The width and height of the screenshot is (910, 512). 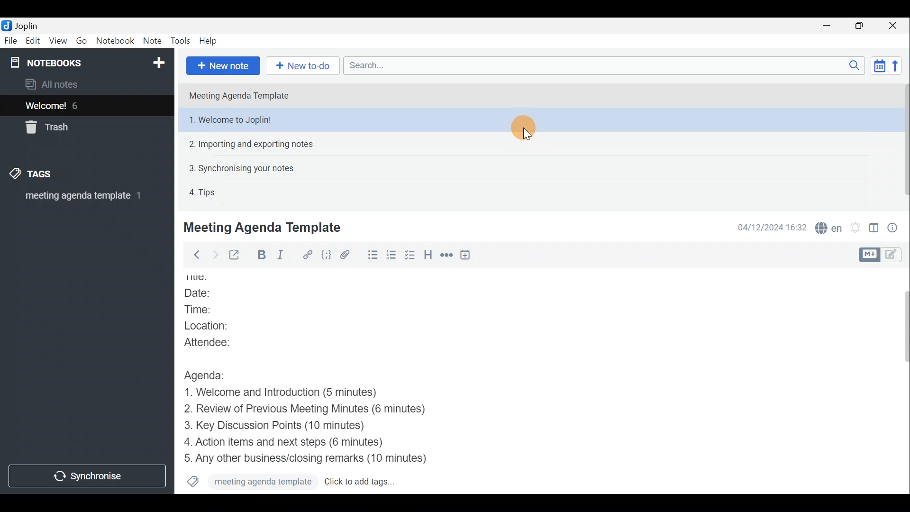 I want to click on Notebooks, so click(x=89, y=62).